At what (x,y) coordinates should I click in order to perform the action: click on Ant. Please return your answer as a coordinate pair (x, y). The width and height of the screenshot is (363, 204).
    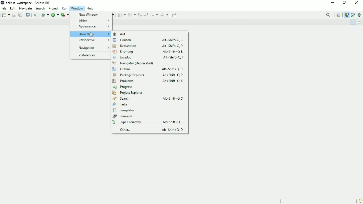
    Looking at the image, I should click on (123, 34).